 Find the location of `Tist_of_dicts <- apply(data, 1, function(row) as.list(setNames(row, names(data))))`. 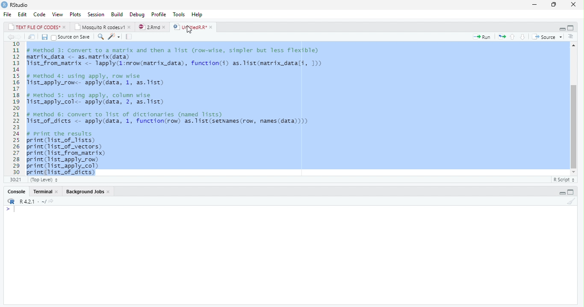

Tist_of_dicts <- apply(data, 1, function(row) as.list(setNames(row, names(data)))) is located at coordinates (180, 122).